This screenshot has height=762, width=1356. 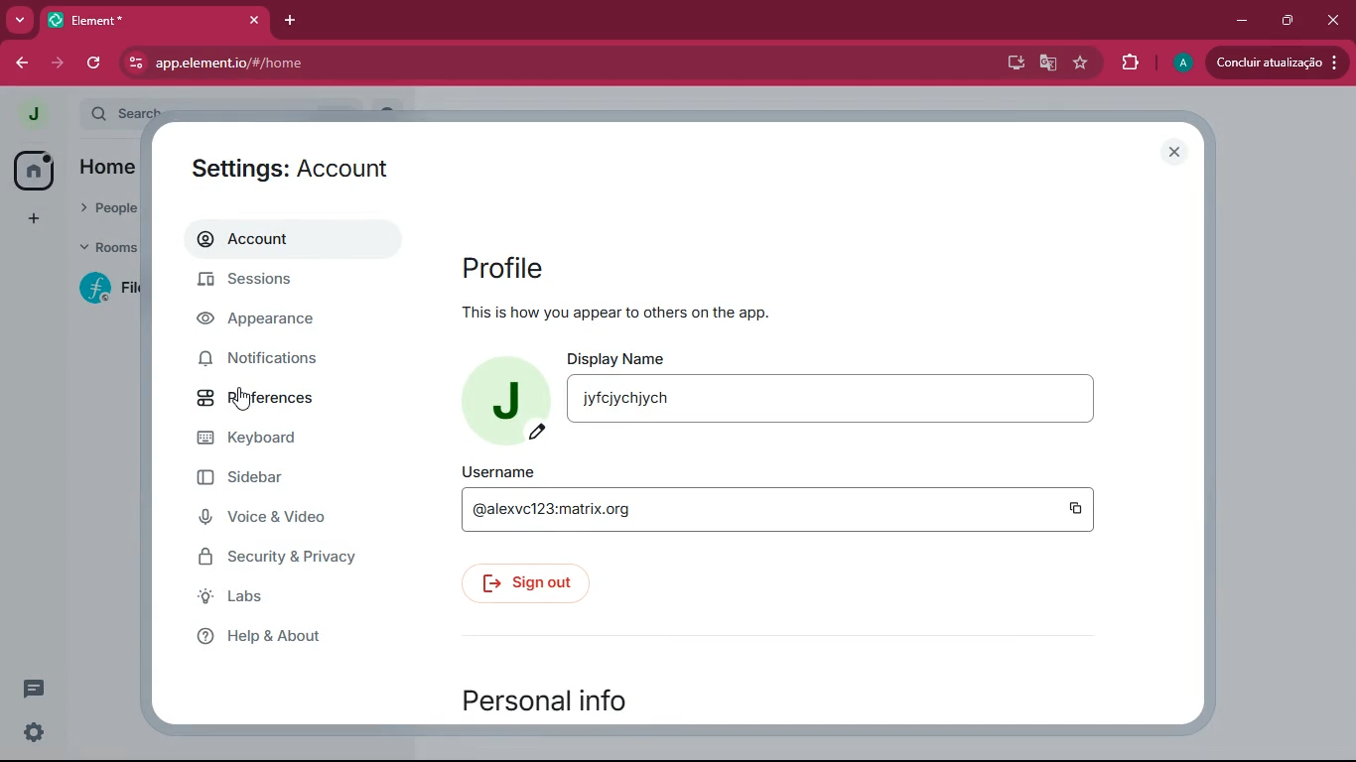 I want to click on add, so click(x=34, y=221).